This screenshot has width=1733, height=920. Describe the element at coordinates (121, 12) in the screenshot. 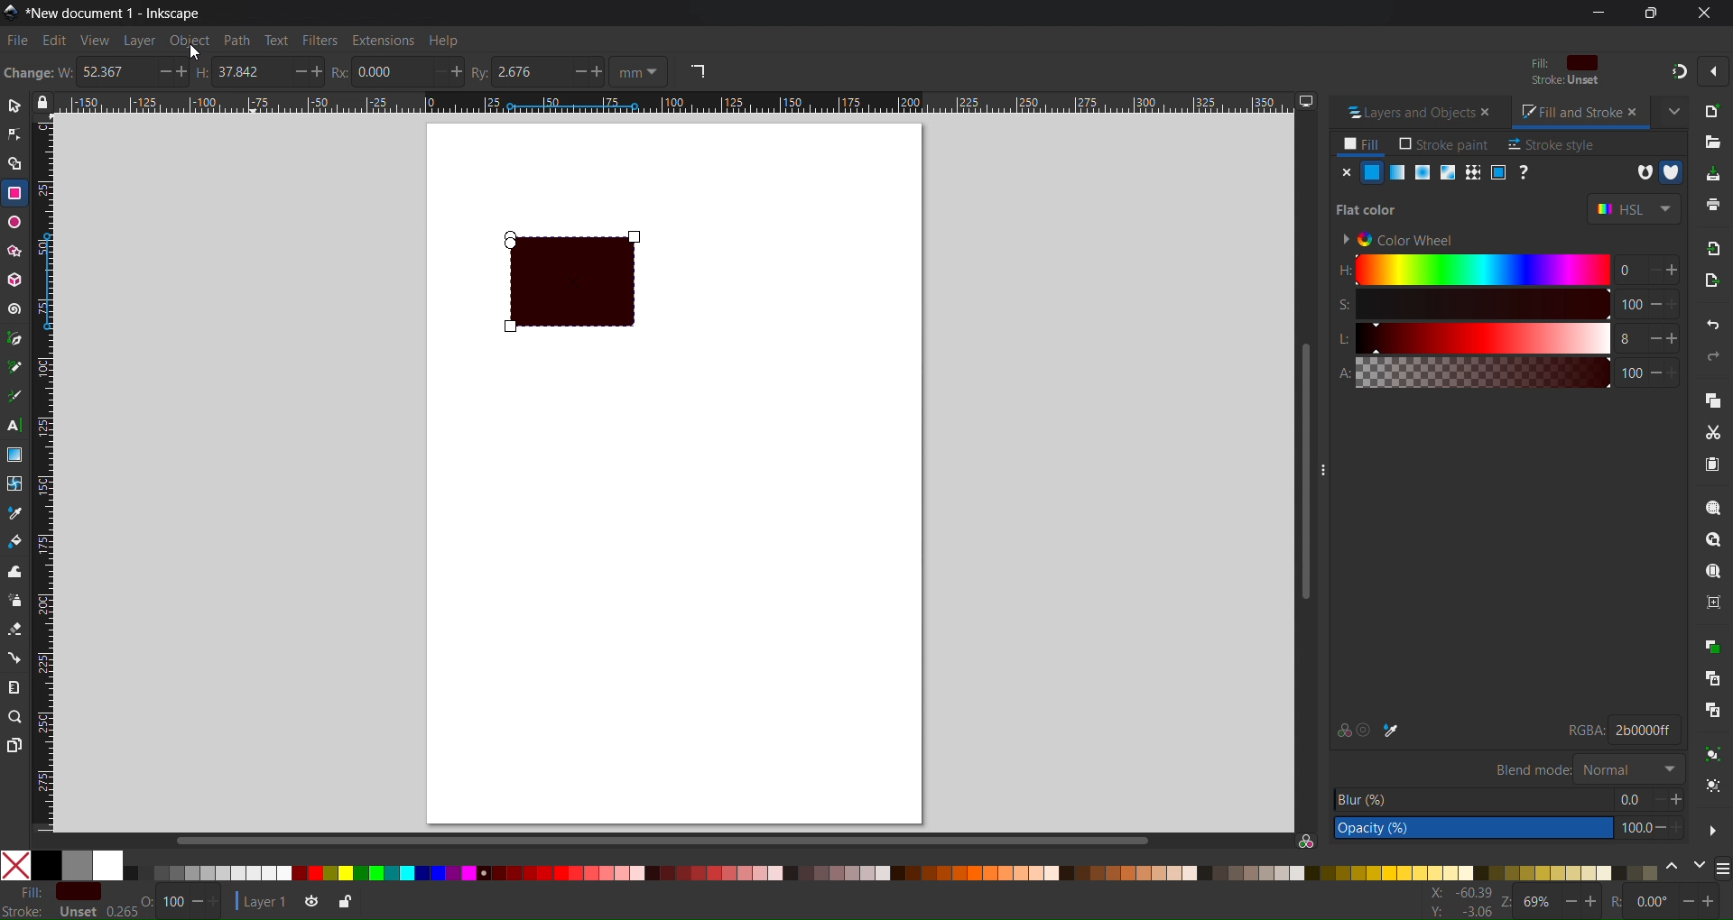

I see ` New document 1 - Inkscape` at that location.